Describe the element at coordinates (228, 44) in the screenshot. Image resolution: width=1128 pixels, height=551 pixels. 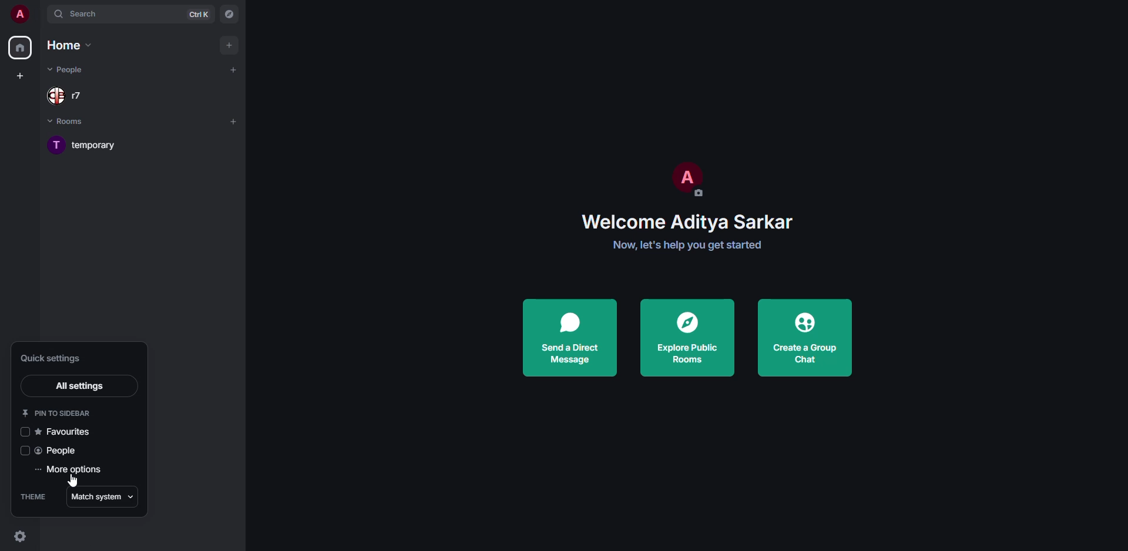
I see `add` at that location.